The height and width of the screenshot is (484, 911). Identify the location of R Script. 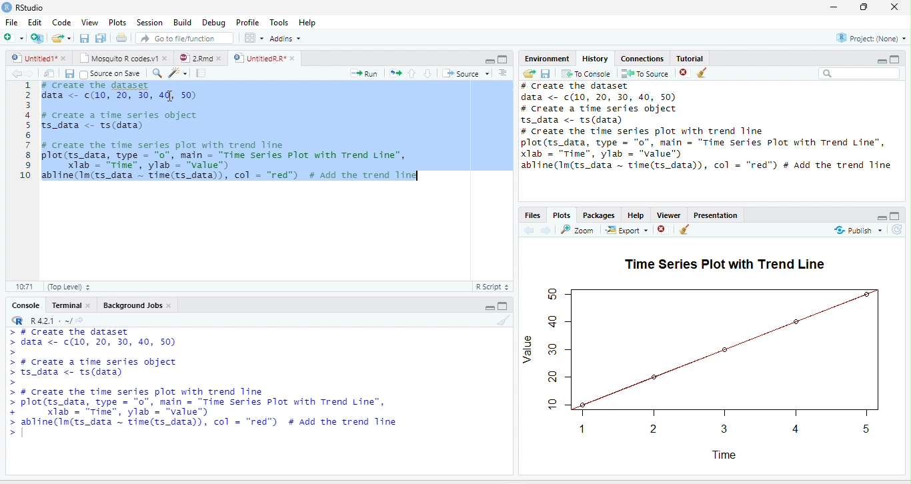
(493, 287).